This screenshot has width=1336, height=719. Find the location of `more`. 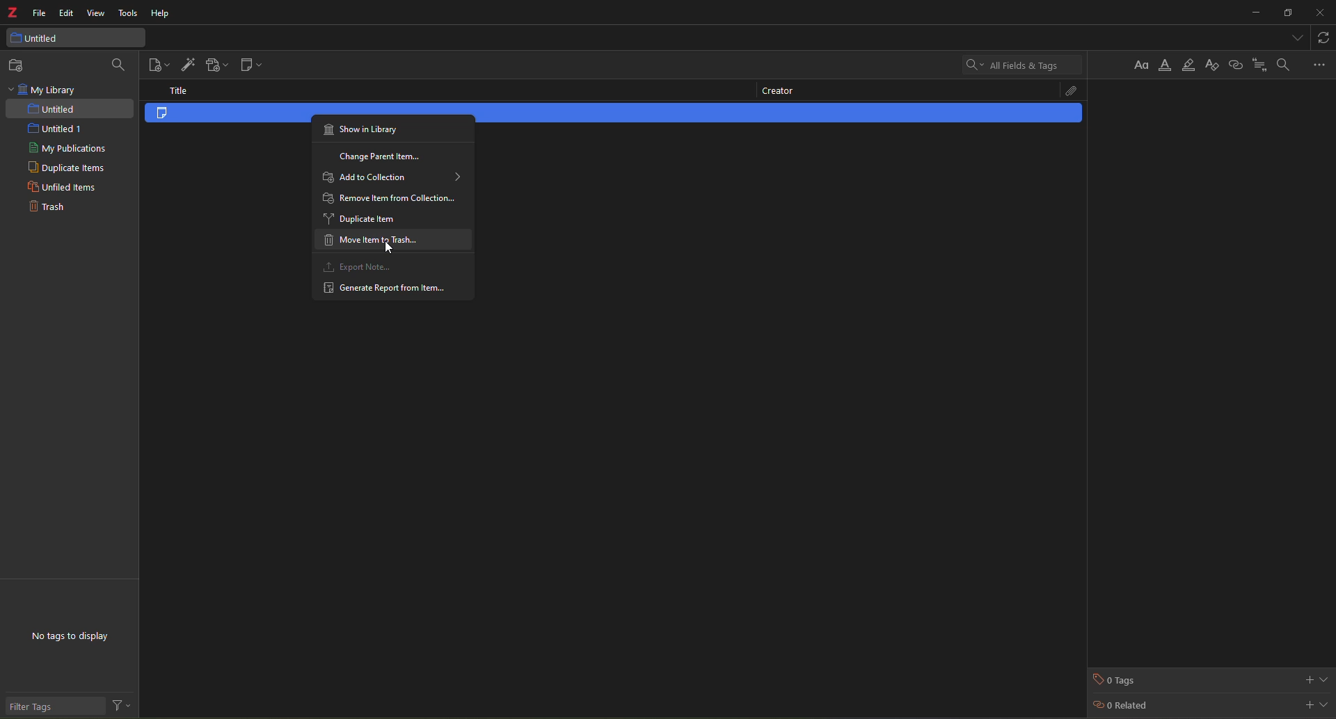

more is located at coordinates (1319, 64).